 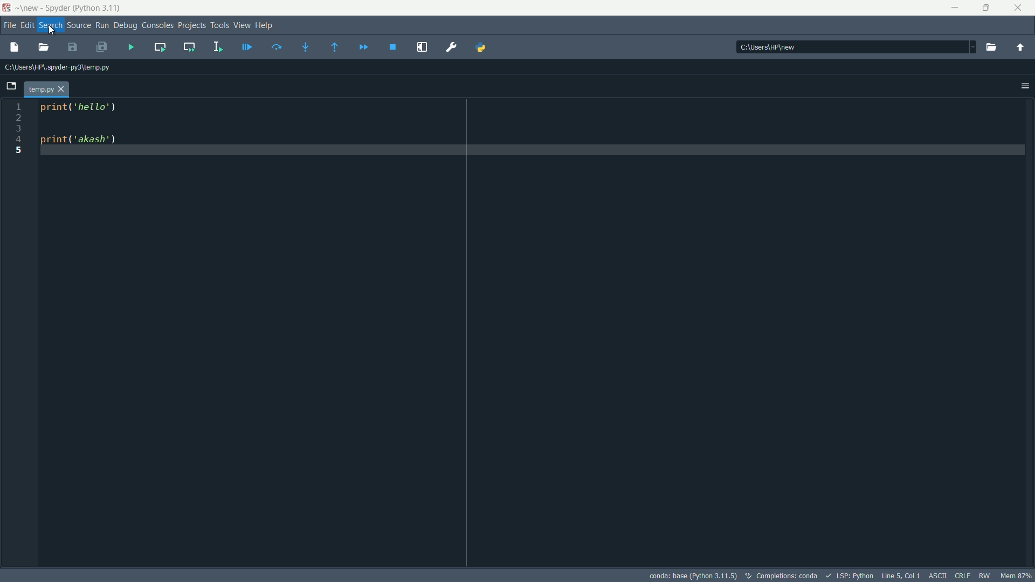 What do you see at coordinates (247, 47) in the screenshot?
I see `debug file` at bounding box center [247, 47].